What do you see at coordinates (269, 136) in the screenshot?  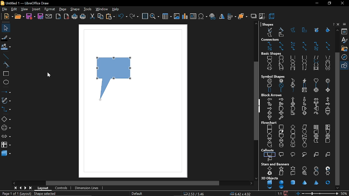 I see `connector` at bounding box center [269, 136].